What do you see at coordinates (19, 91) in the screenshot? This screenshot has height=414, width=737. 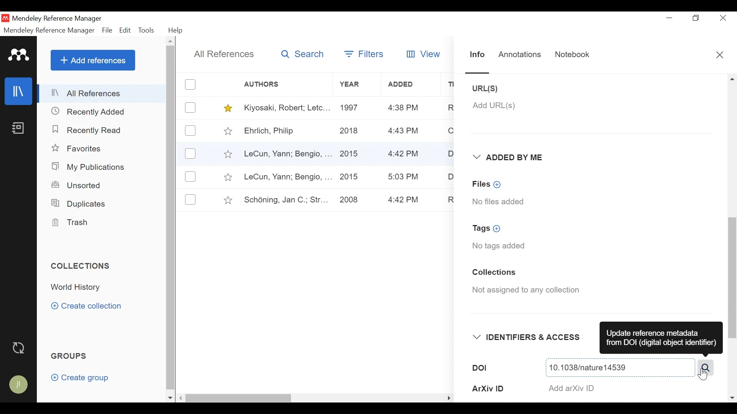 I see `Library` at bounding box center [19, 91].